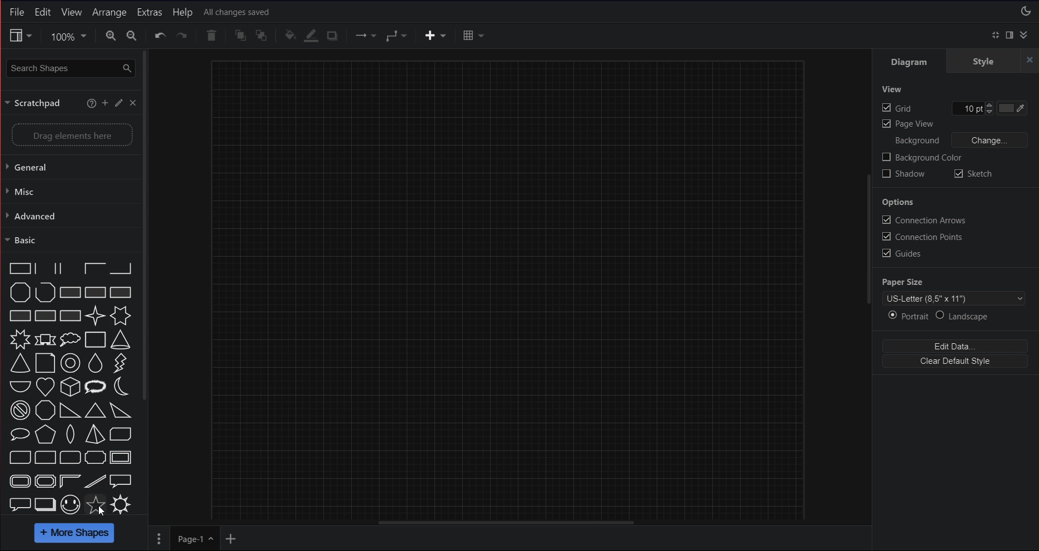  I want to click on Edit, so click(120, 103).